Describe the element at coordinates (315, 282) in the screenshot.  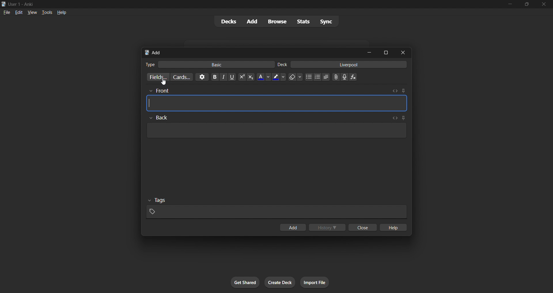
I see `import file` at that location.